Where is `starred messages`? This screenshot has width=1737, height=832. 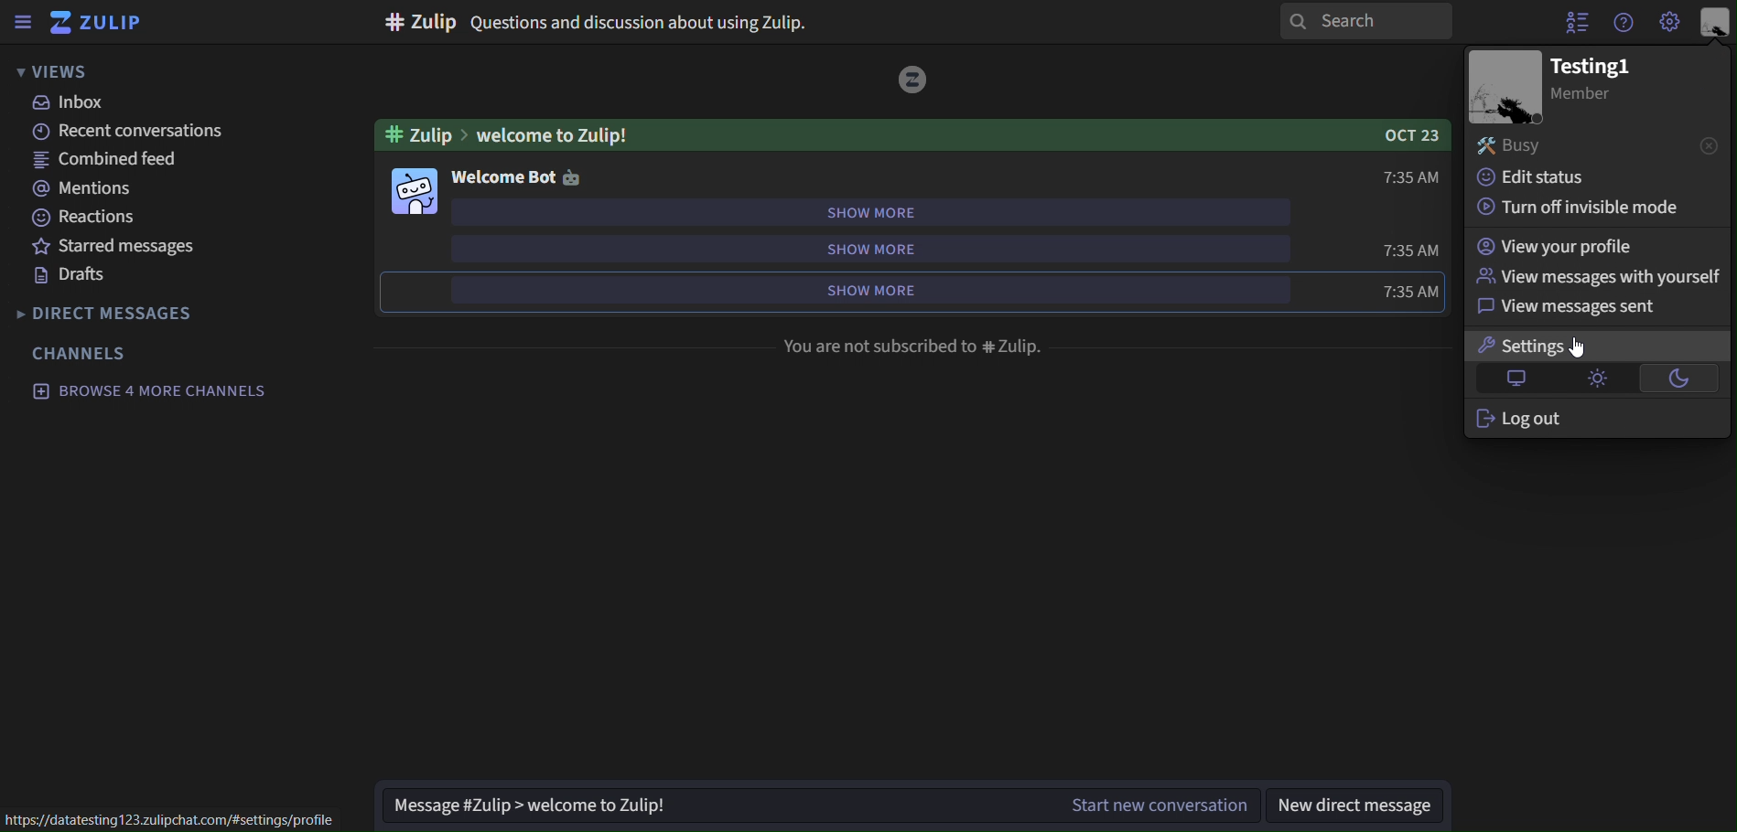
starred messages is located at coordinates (123, 248).